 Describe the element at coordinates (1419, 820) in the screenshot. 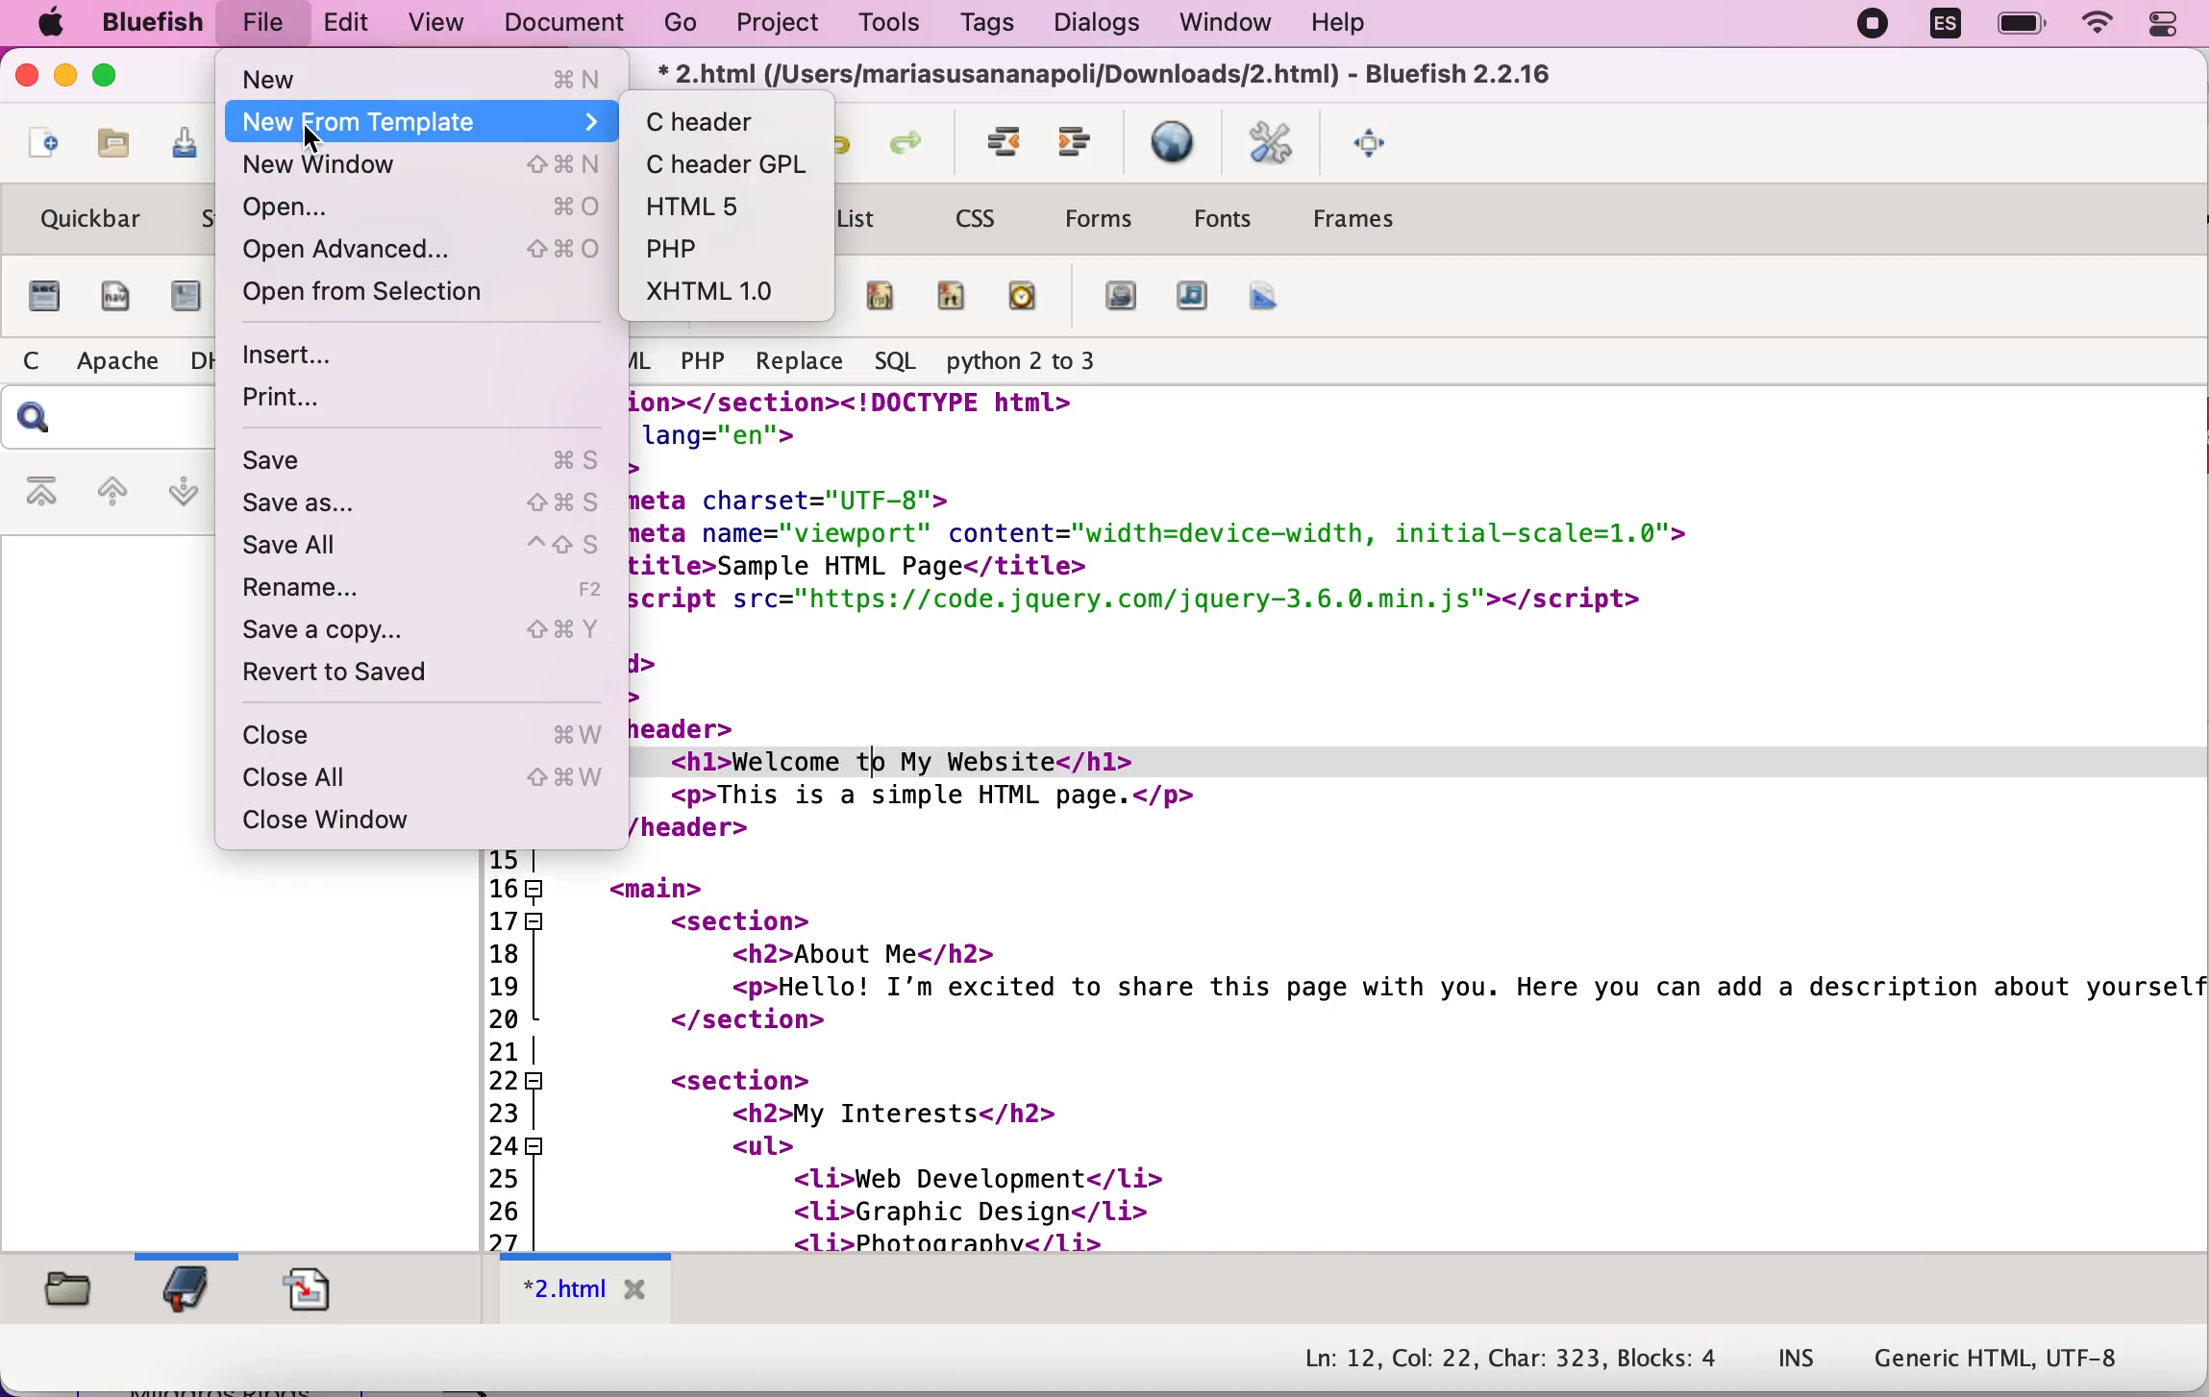

I see `code to speed up workflow` at that location.